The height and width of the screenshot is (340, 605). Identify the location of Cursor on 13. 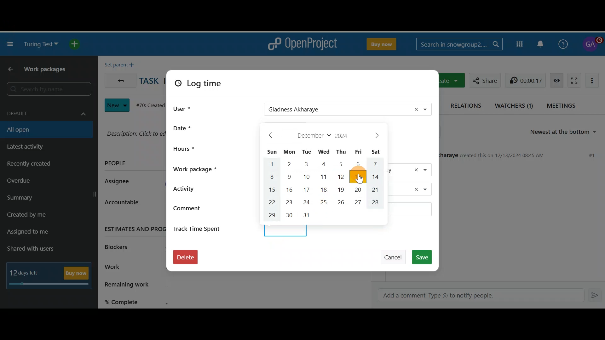
(359, 177).